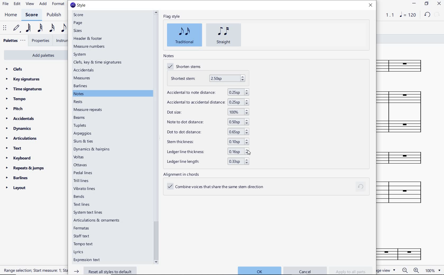 This screenshot has width=444, height=275. I want to click on system, so click(80, 55).